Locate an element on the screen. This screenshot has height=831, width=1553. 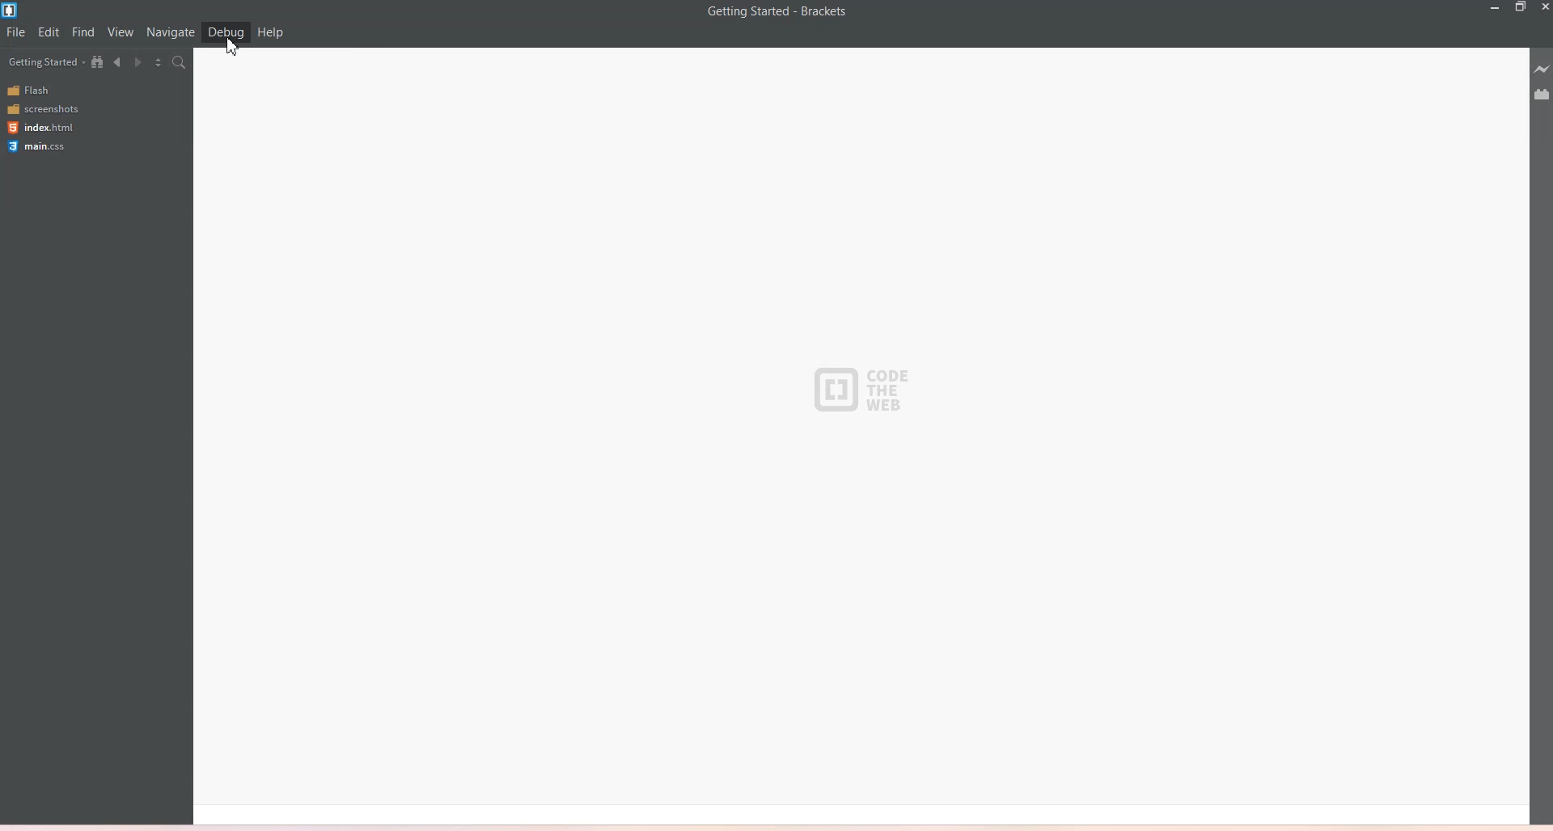
Getting Started is located at coordinates (46, 61).